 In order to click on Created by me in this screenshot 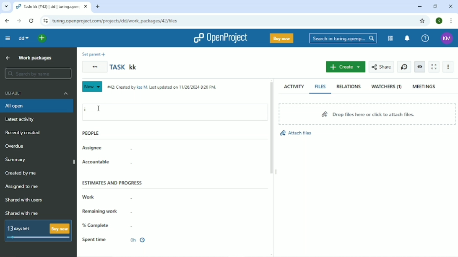, I will do `click(22, 173)`.